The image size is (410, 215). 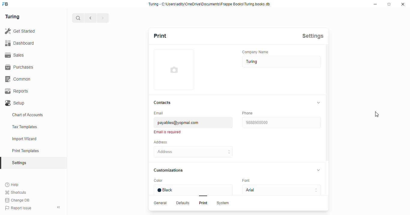 What do you see at coordinates (19, 67) in the screenshot?
I see `Purchases` at bounding box center [19, 67].